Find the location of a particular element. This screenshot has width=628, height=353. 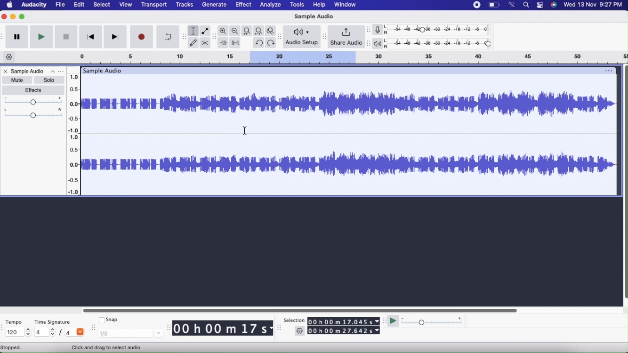

Playback level is located at coordinates (441, 44).